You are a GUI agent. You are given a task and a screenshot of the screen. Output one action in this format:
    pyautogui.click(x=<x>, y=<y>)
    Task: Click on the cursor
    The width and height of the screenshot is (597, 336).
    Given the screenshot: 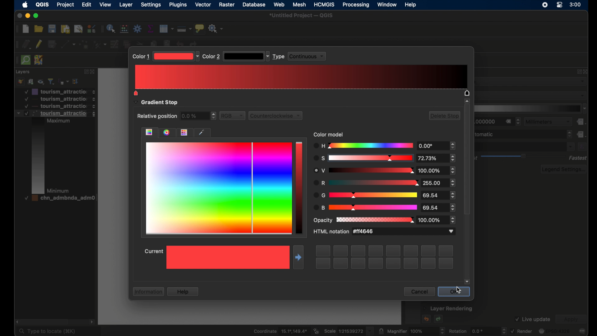 What is the action you would take?
    pyautogui.click(x=460, y=290)
    